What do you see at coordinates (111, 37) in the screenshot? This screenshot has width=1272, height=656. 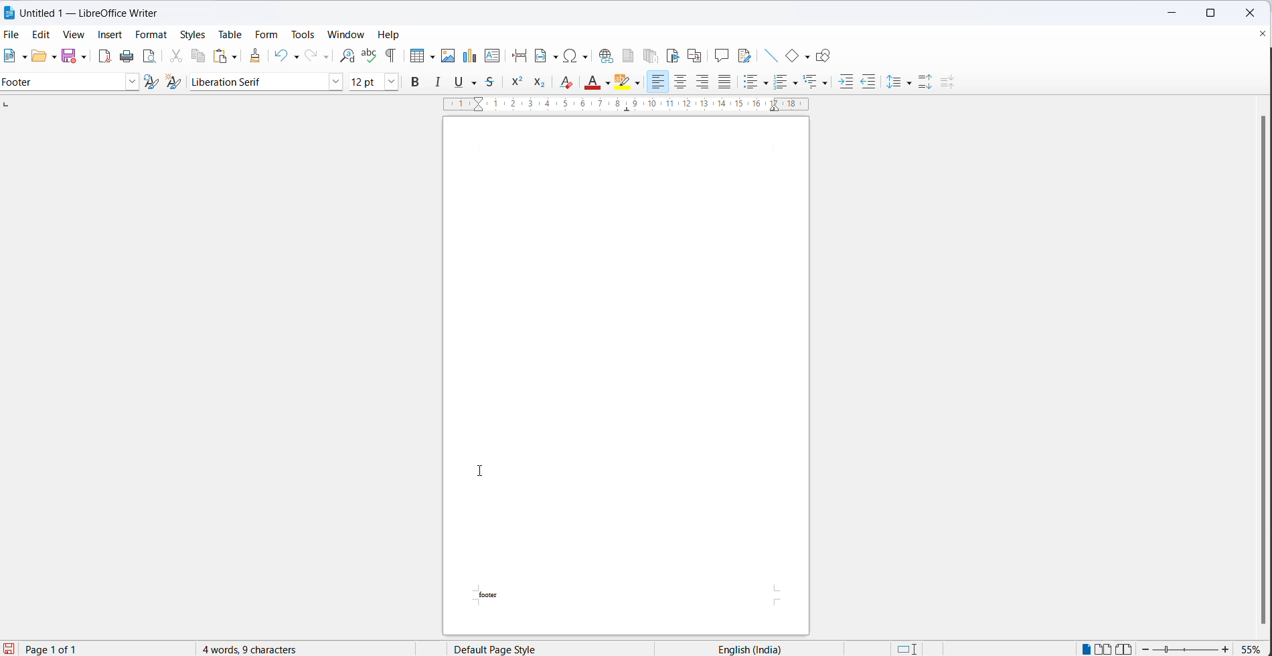 I see `insert` at bounding box center [111, 37].